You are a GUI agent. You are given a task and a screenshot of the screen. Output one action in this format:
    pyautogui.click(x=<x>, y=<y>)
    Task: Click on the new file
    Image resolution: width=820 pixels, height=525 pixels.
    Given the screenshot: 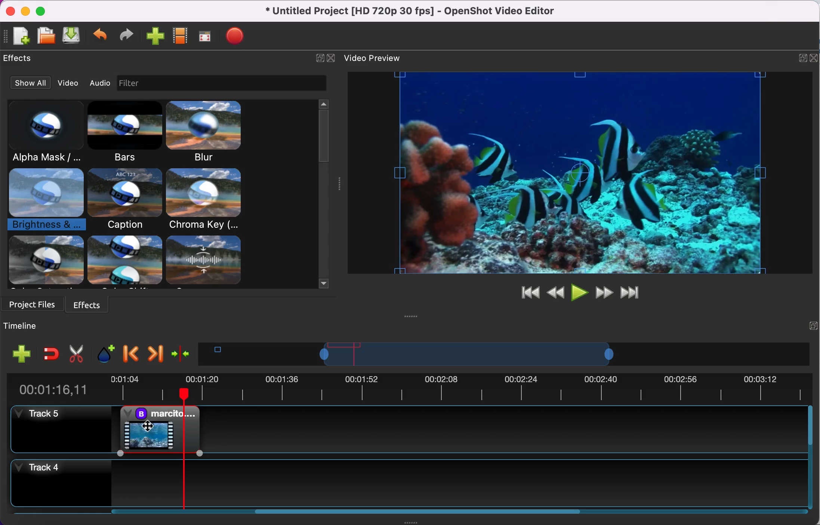 What is the action you would take?
    pyautogui.click(x=18, y=36)
    